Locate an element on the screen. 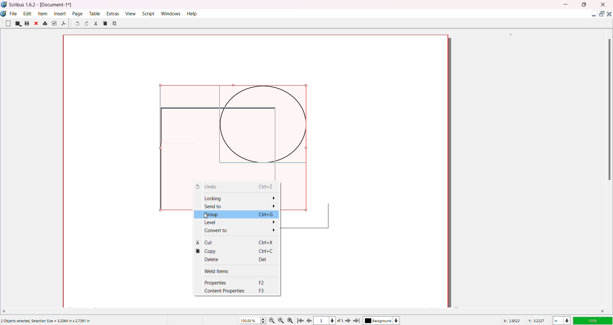 This screenshot has width=613, height=325. Save as PDF is located at coordinates (64, 24).